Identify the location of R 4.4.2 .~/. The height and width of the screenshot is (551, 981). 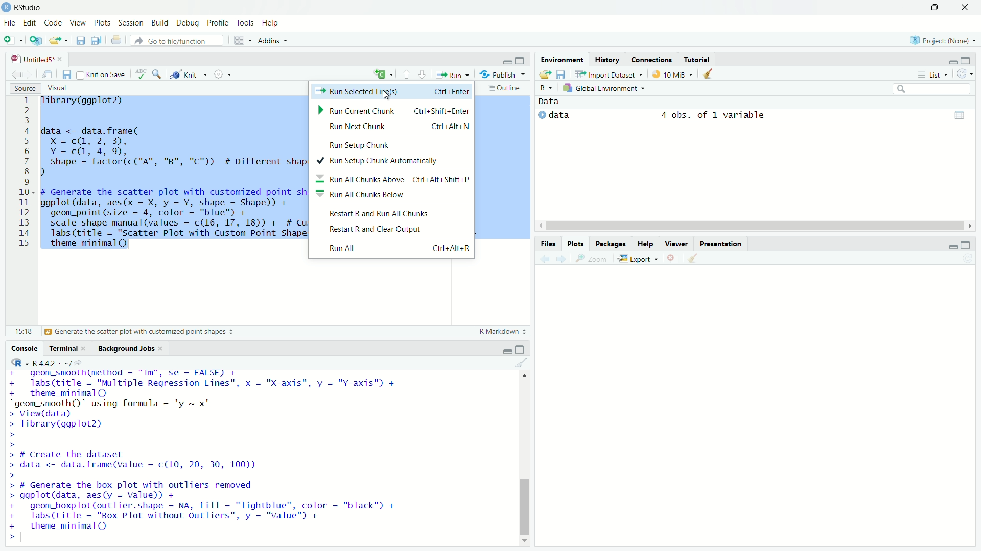
(52, 363).